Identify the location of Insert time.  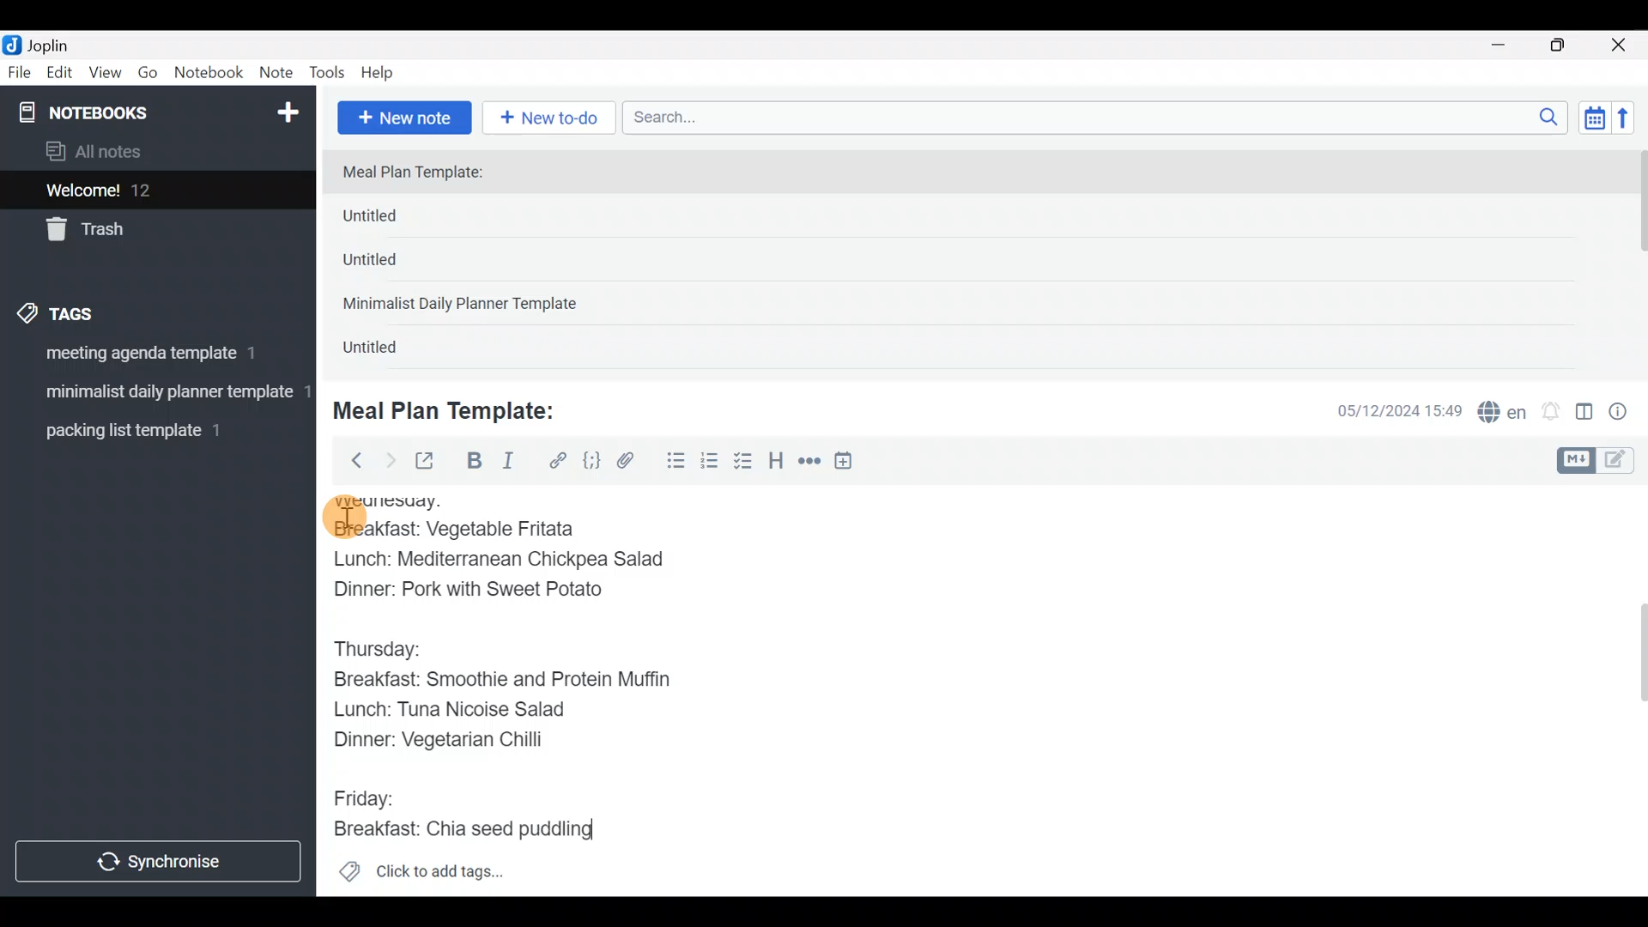
(851, 463).